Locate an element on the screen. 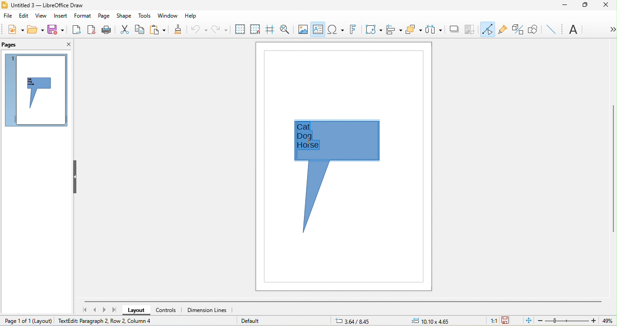 The width and height of the screenshot is (617, 326). undo is located at coordinates (198, 28).